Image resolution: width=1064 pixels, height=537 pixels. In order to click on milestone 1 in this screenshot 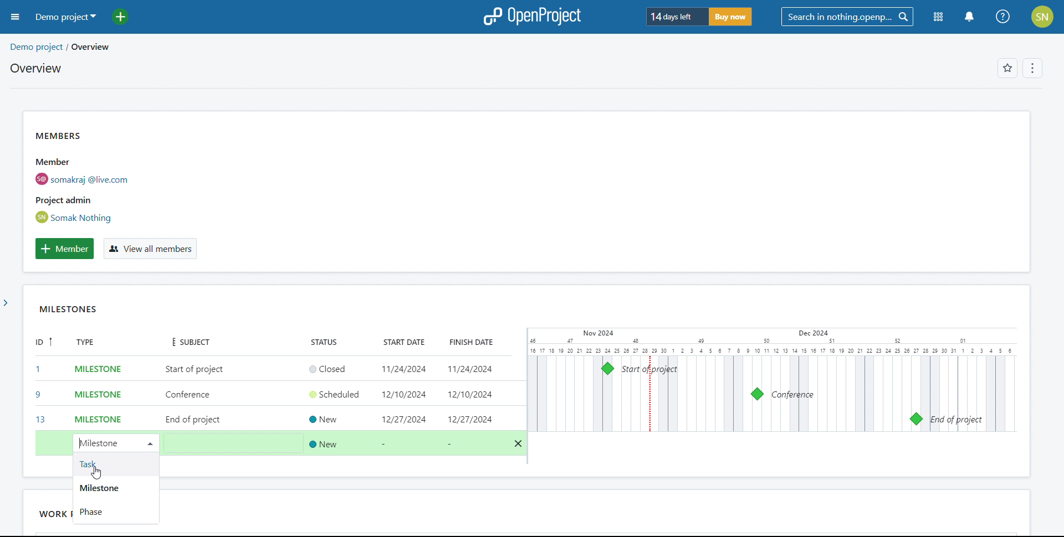, I will do `click(607, 369)`.